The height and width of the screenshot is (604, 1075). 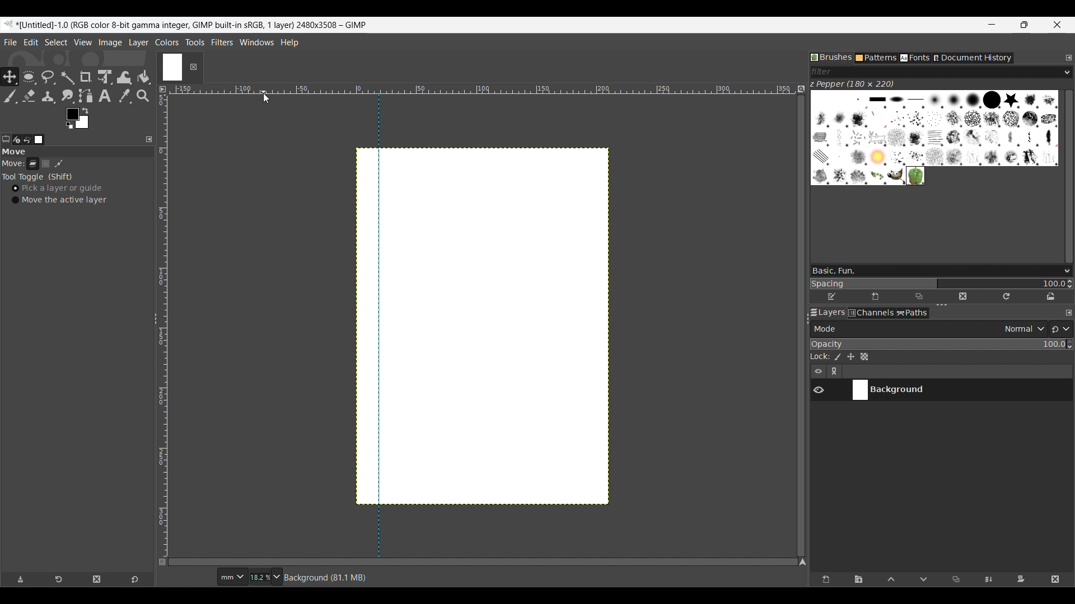 What do you see at coordinates (8, 75) in the screenshot?
I see `Move tool, current selection highlighted` at bounding box center [8, 75].